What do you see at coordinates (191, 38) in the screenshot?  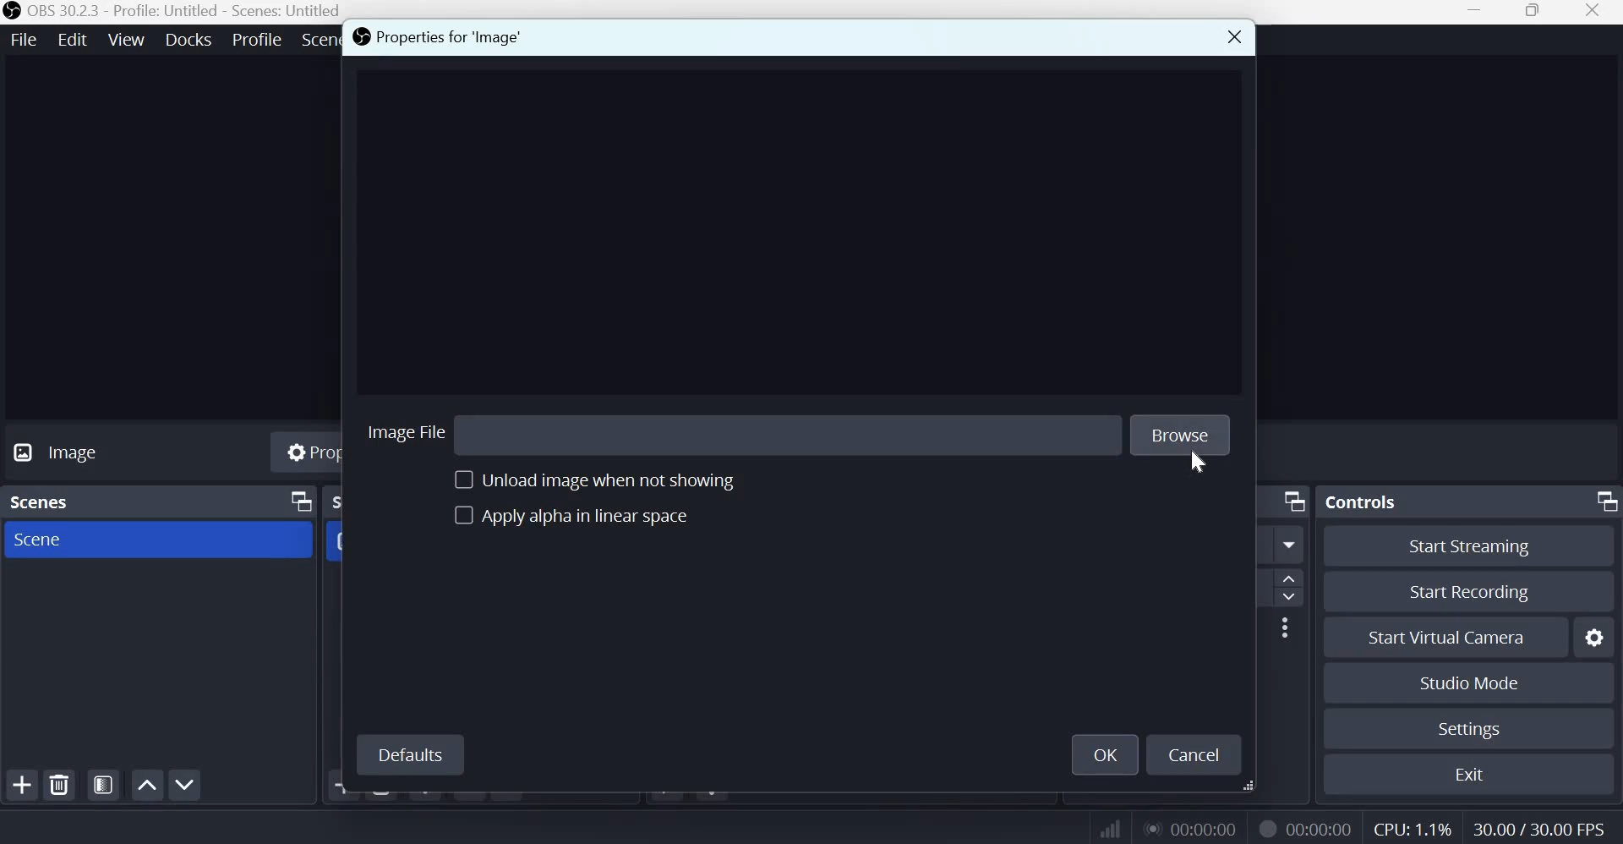 I see `docks` at bounding box center [191, 38].